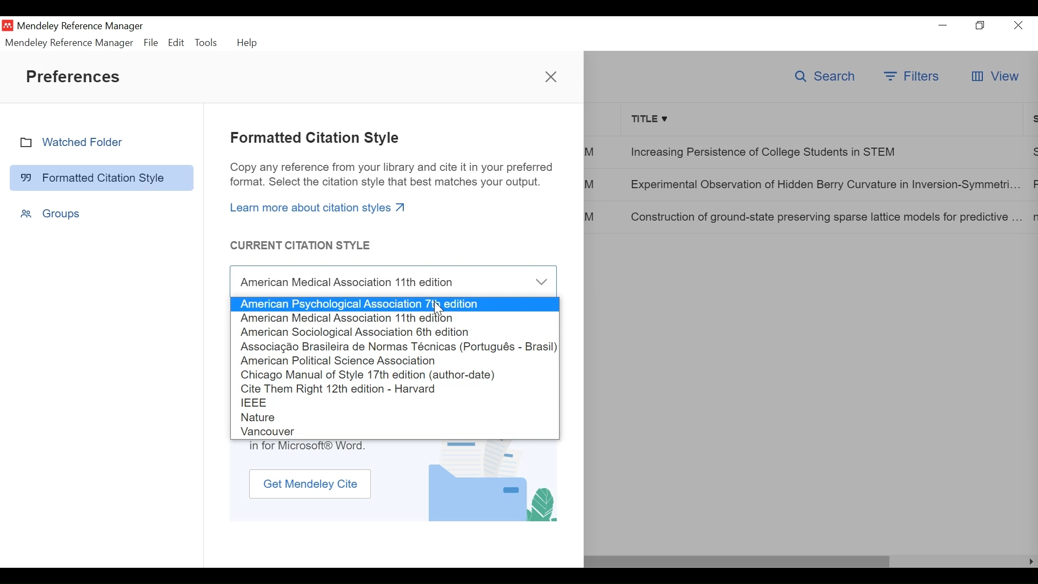 This screenshot has height=584, width=1038. Describe the element at coordinates (395, 416) in the screenshot. I see `Nature` at that location.